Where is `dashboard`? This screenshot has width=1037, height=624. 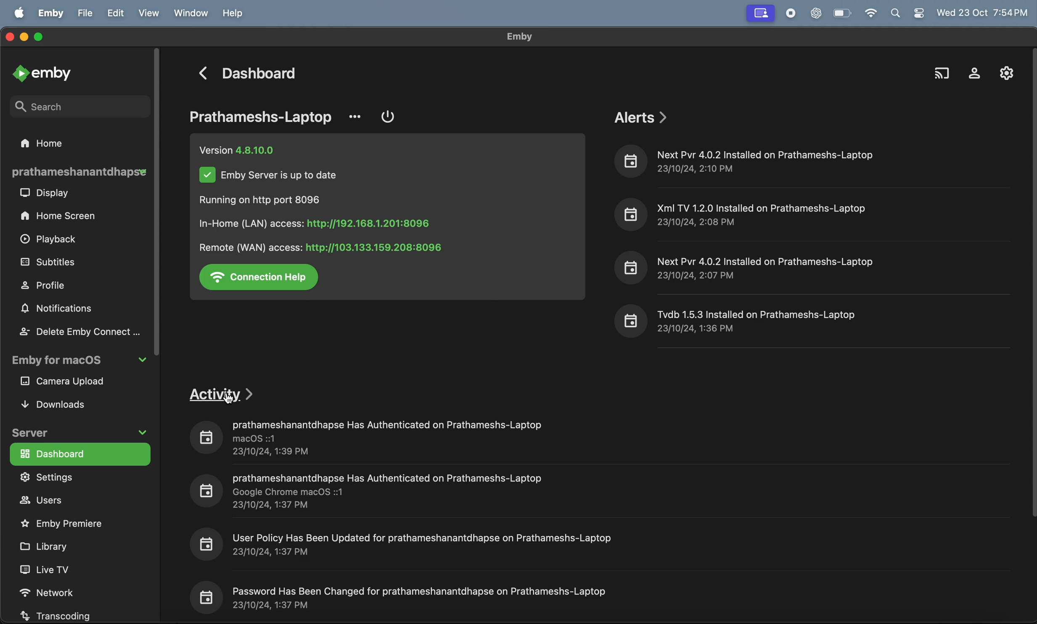 dashboard is located at coordinates (251, 74).